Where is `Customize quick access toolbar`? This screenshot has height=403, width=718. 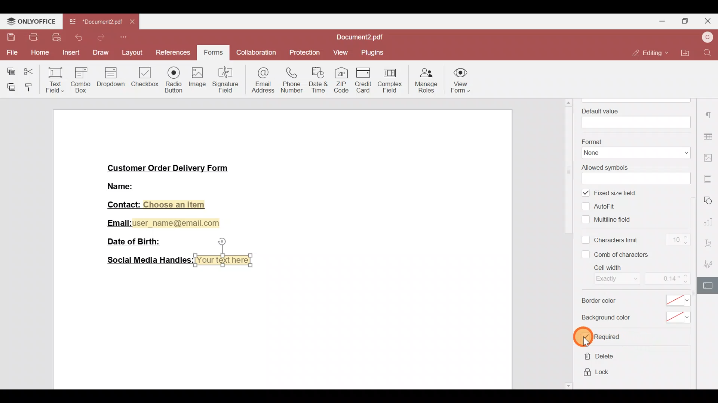
Customize quick access toolbar is located at coordinates (124, 37).